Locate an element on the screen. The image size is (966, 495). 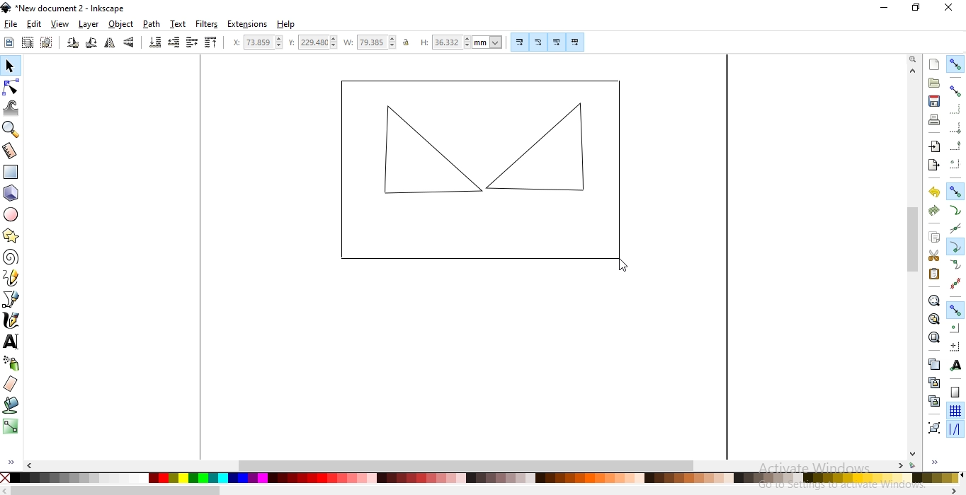
scrollbar is located at coordinates (911, 263).